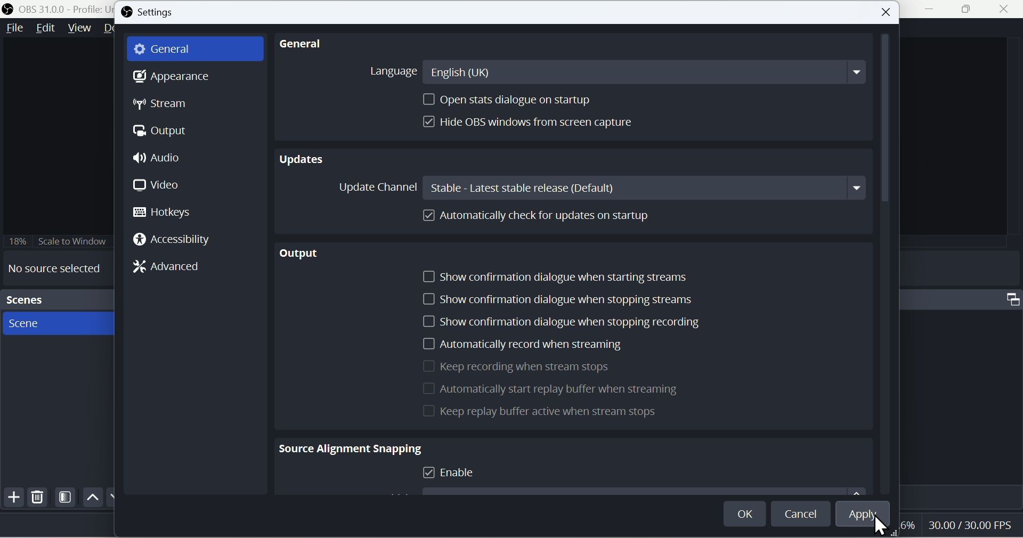  What do you see at coordinates (531, 122) in the screenshot?
I see `Hide OBS windows` at bounding box center [531, 122].